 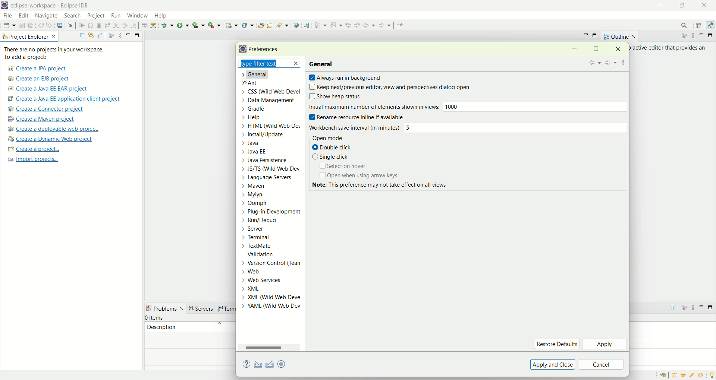 What do you see at coordinates (36, 69) in the screenshot?
I see `create a JPA project` at bounding box center [36, 69].